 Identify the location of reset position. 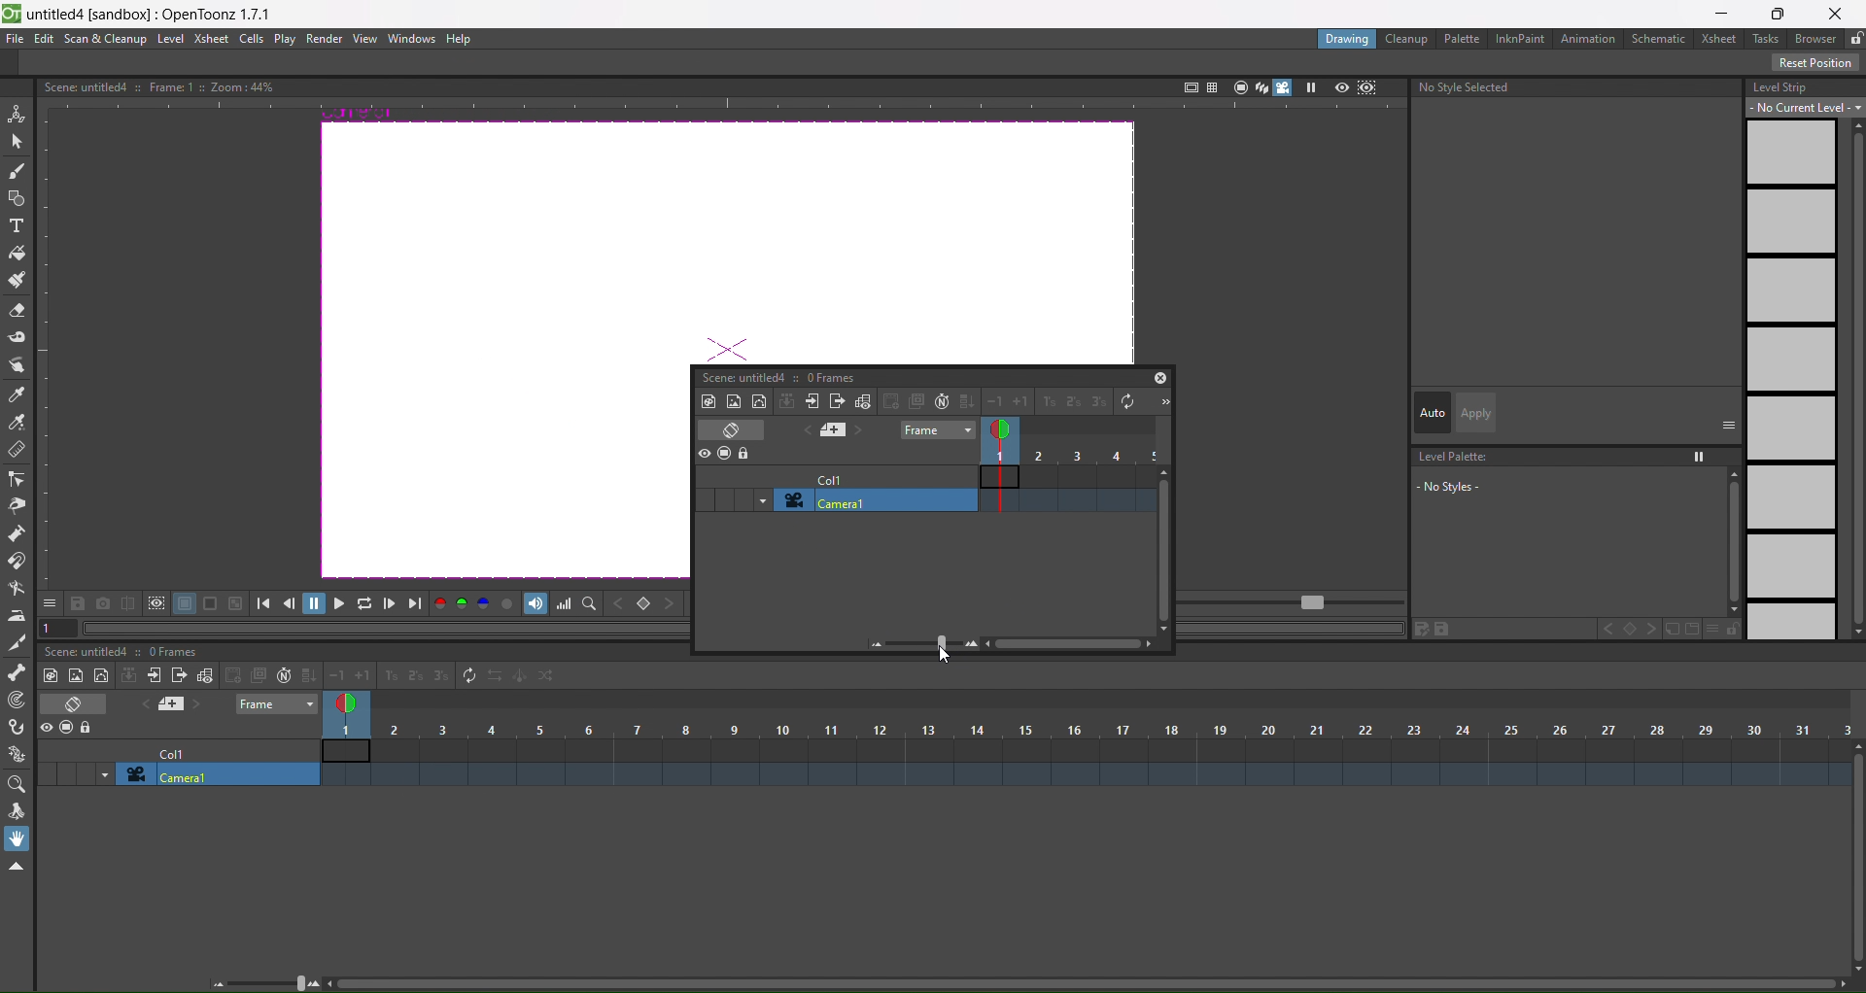
(1817, 63).